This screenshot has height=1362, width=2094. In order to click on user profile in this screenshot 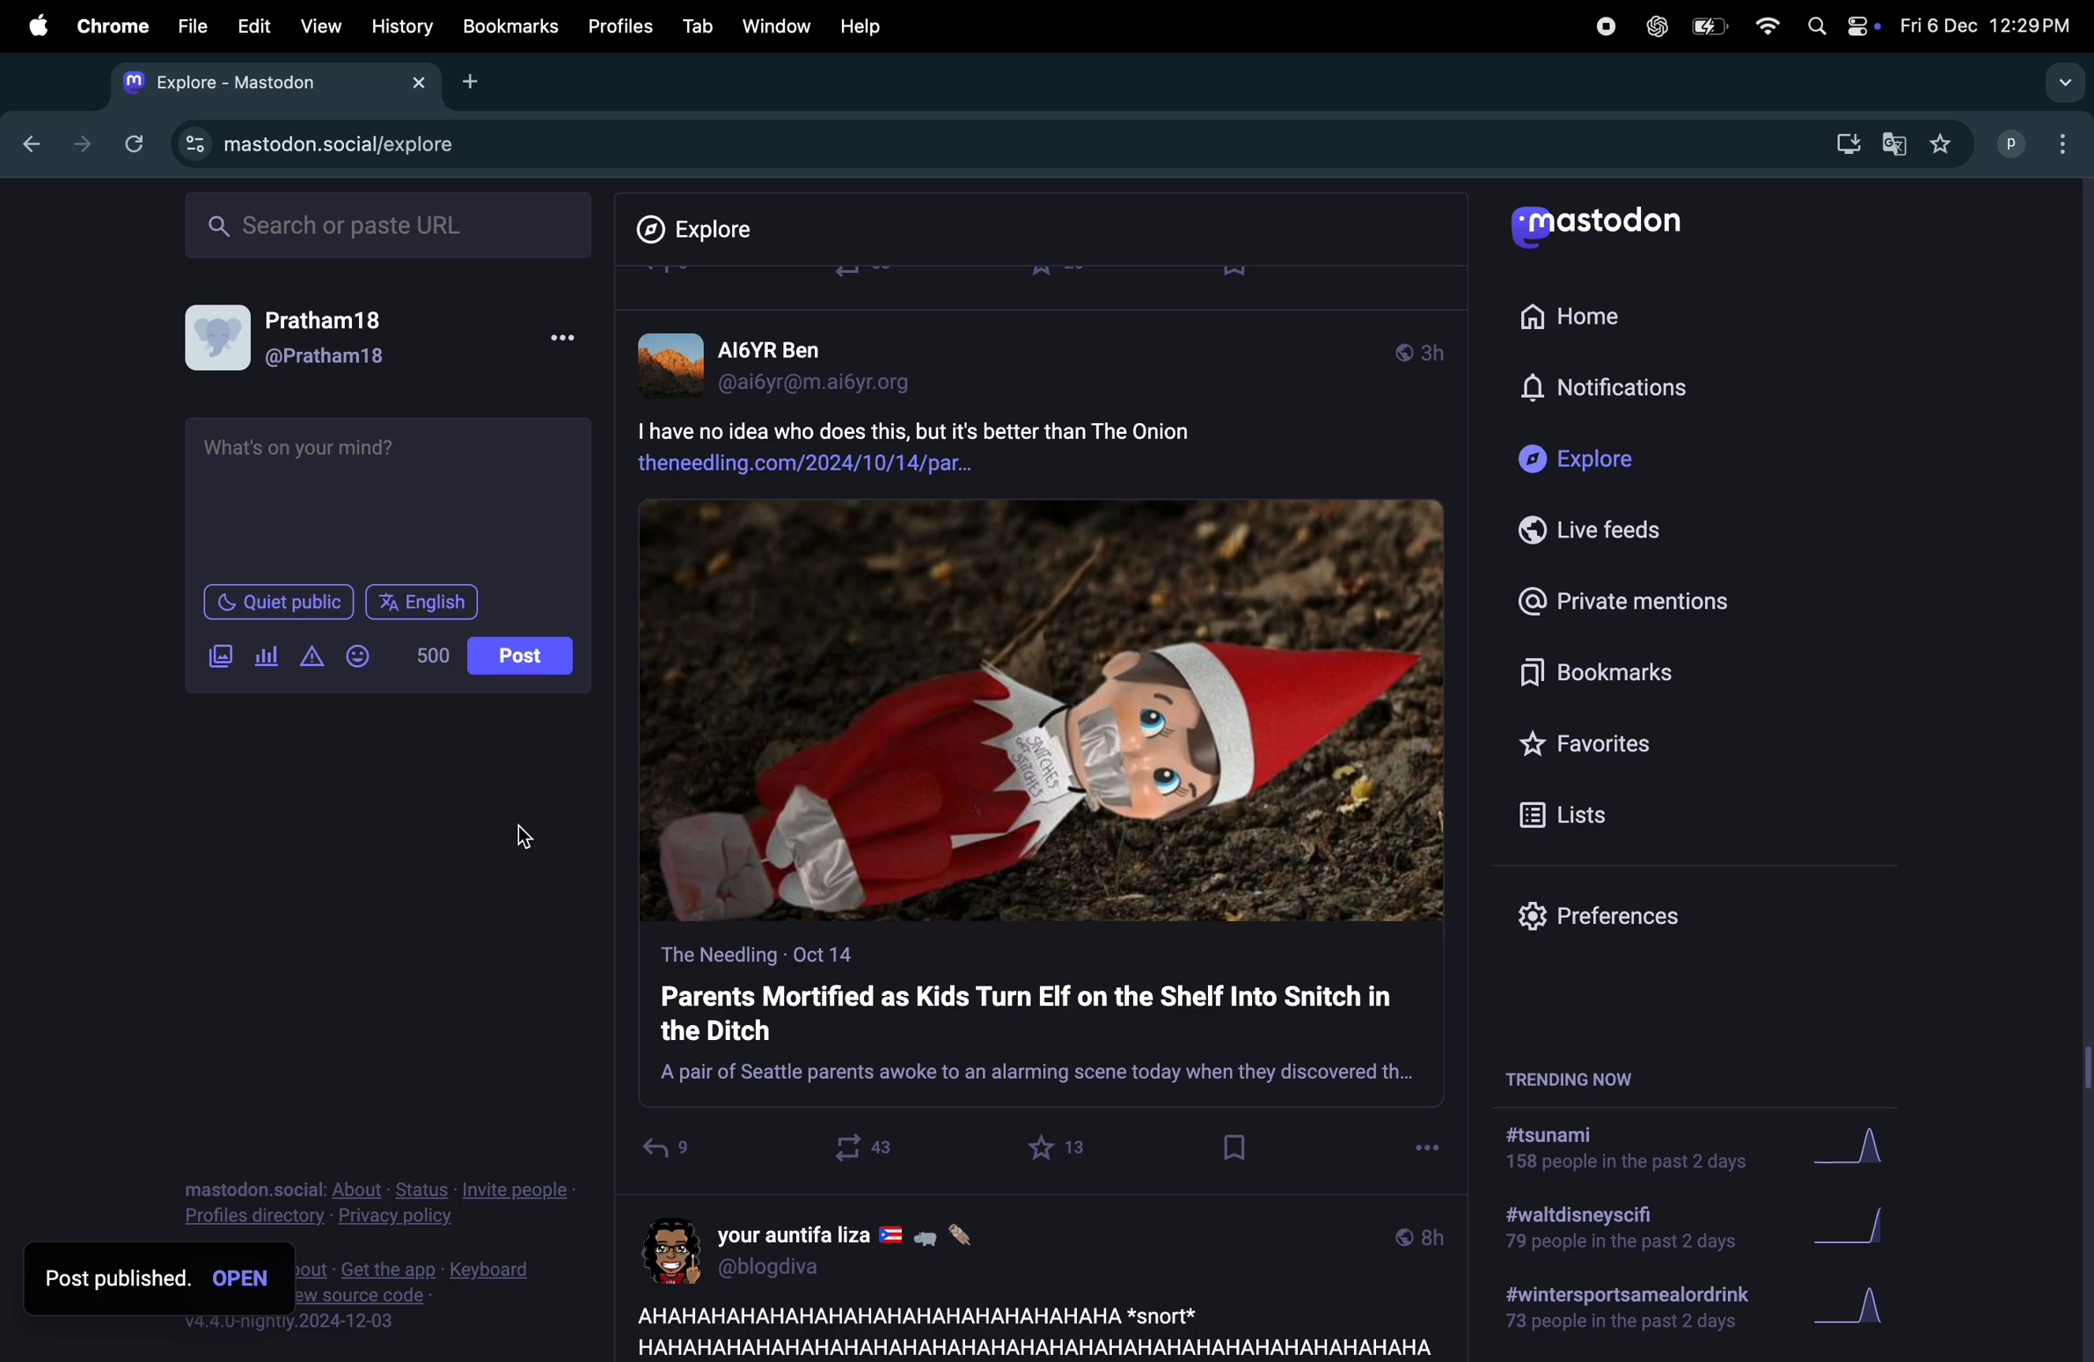, I will do `click(304, 340)`.